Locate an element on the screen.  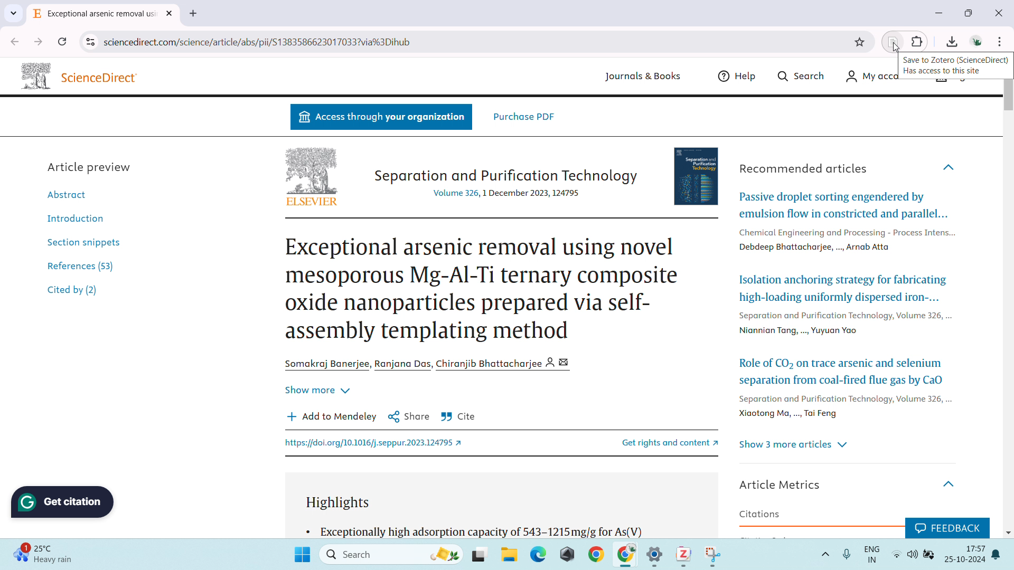
Help is located at coordinates (739, 76).